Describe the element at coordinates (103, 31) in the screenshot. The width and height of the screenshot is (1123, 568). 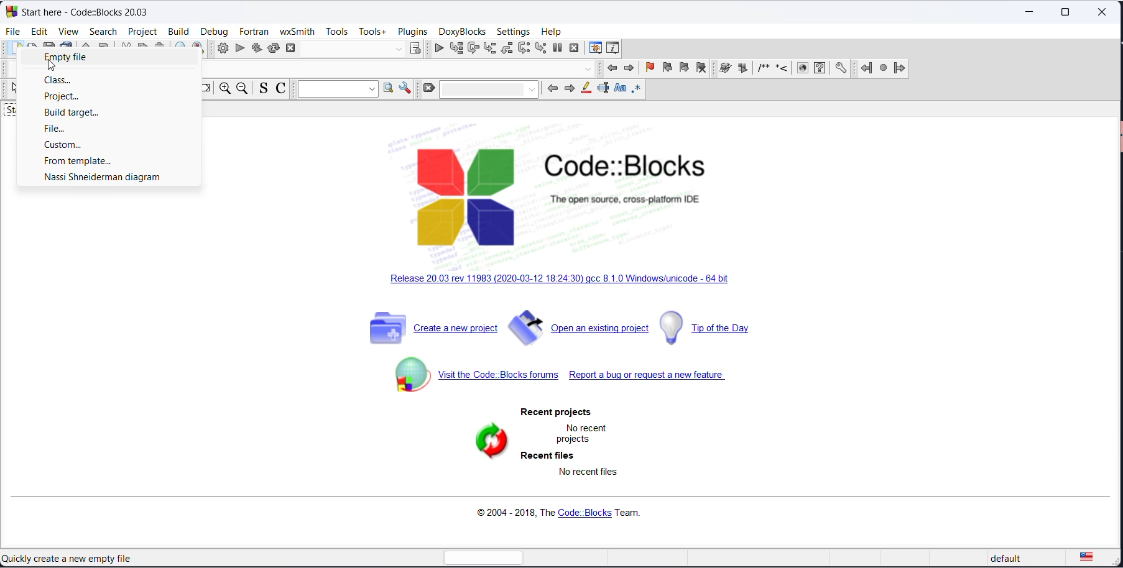
I see `Search` at that location.